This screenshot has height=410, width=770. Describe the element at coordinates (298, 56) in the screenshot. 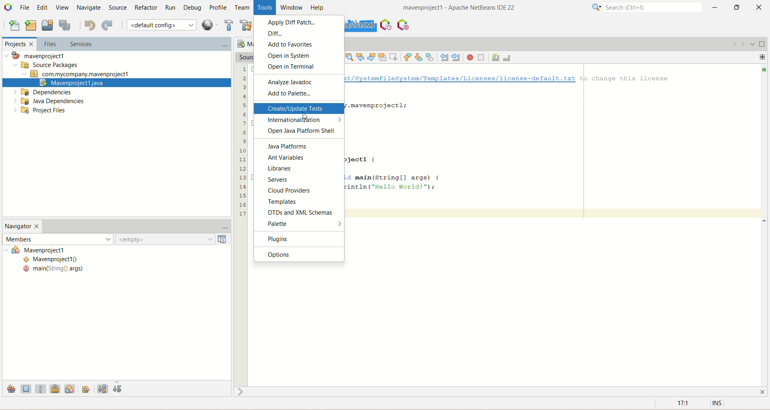

I see `open in system` at that location.